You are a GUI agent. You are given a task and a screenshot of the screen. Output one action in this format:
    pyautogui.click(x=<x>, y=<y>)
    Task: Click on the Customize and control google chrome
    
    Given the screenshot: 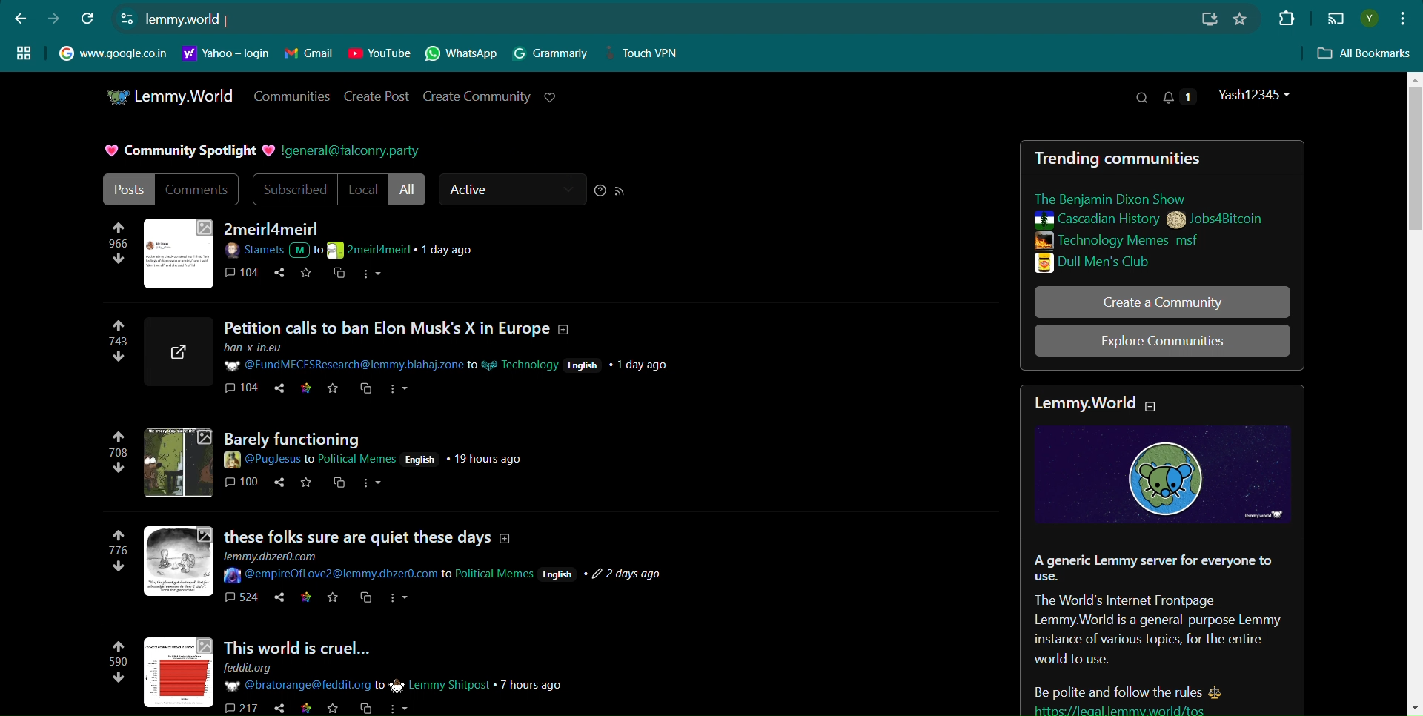 What is the action you would take?
    pyautogui.click(x=1404, y=17)
    